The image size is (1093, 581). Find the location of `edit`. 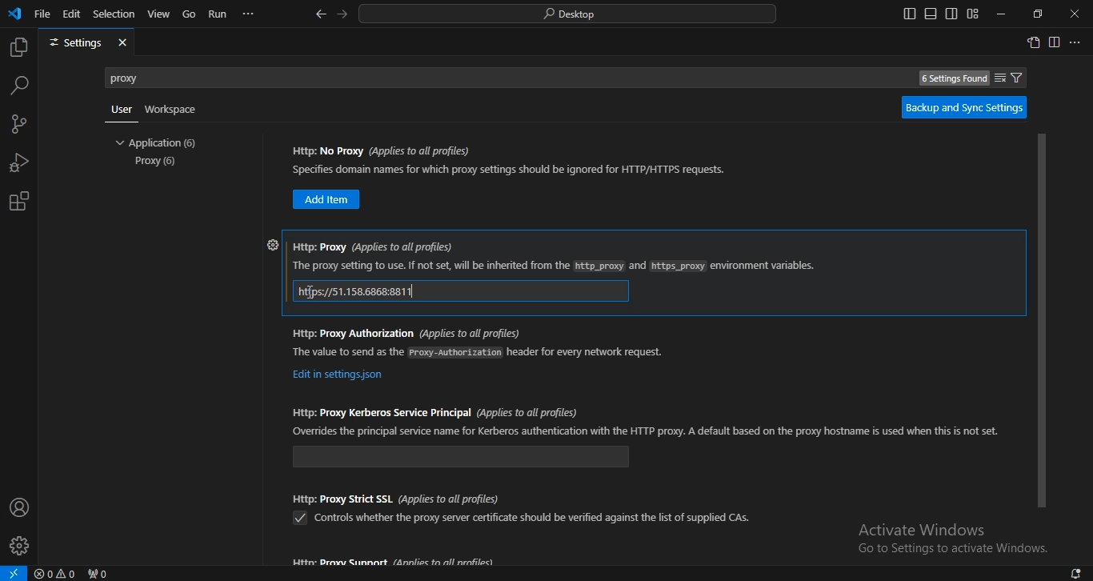

edit is located at coordinates (72, 14).